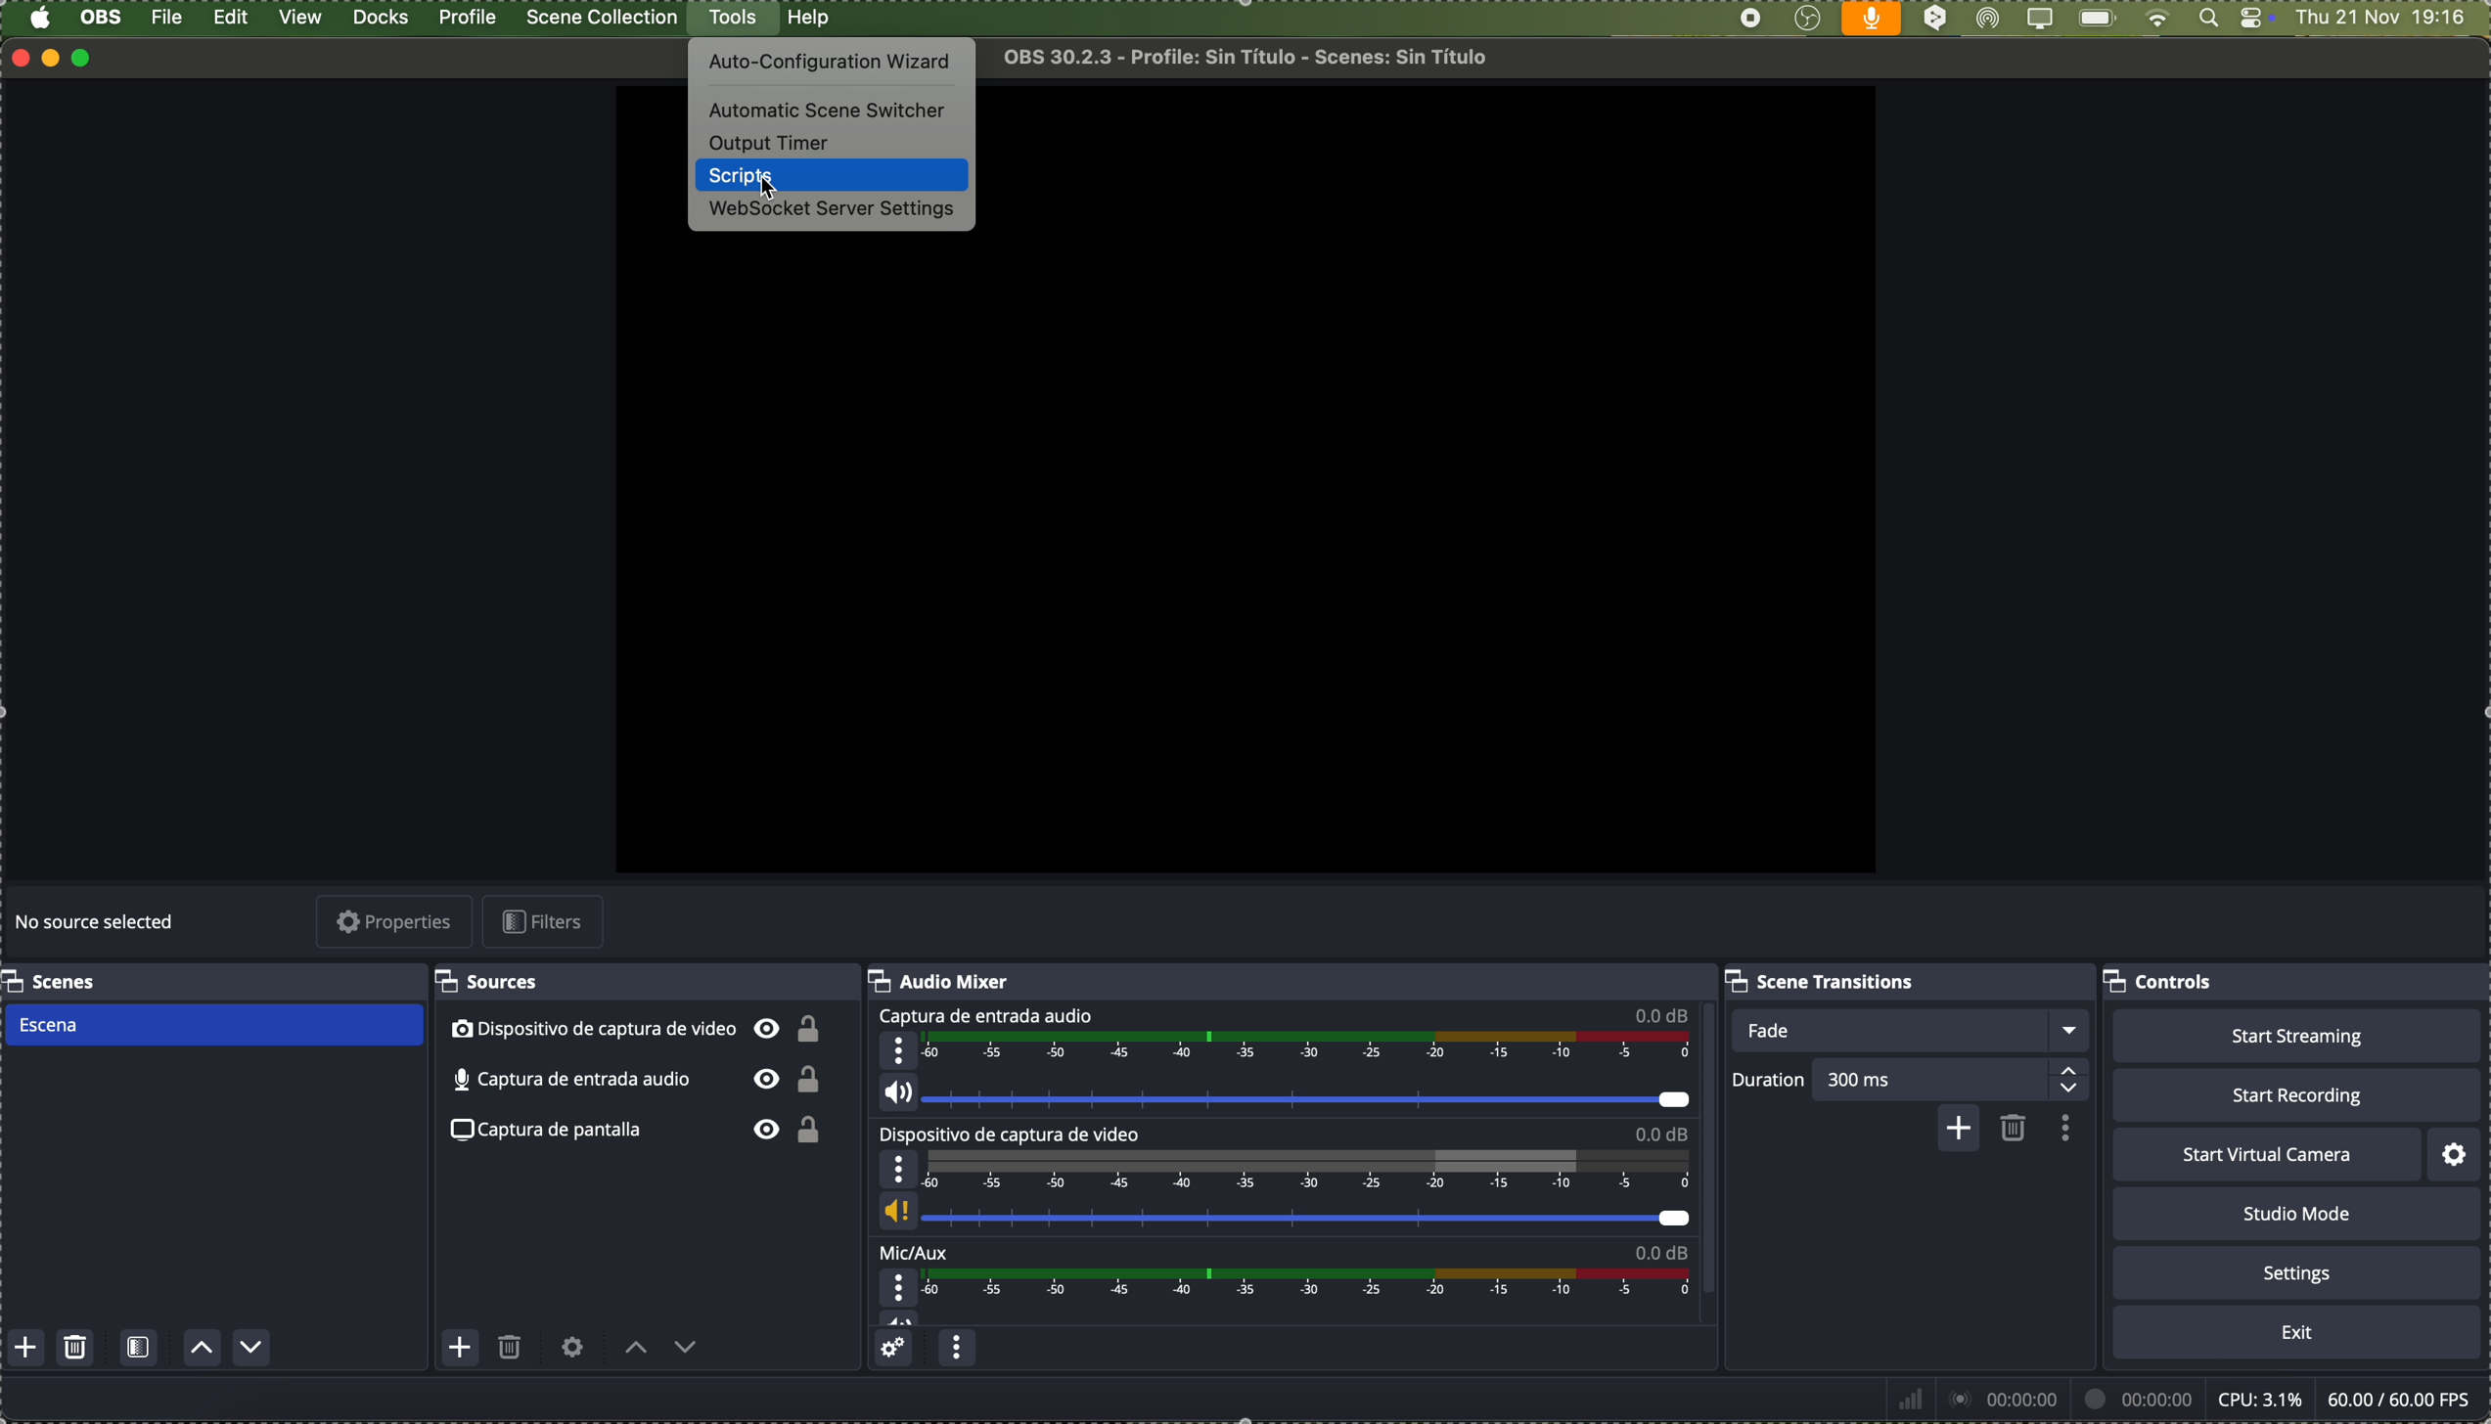 The image size is (2491, 1424). What do you see at coordinates (98, 924) in the screenshot?
I see `no source selected` at bounding box center [98, 924].